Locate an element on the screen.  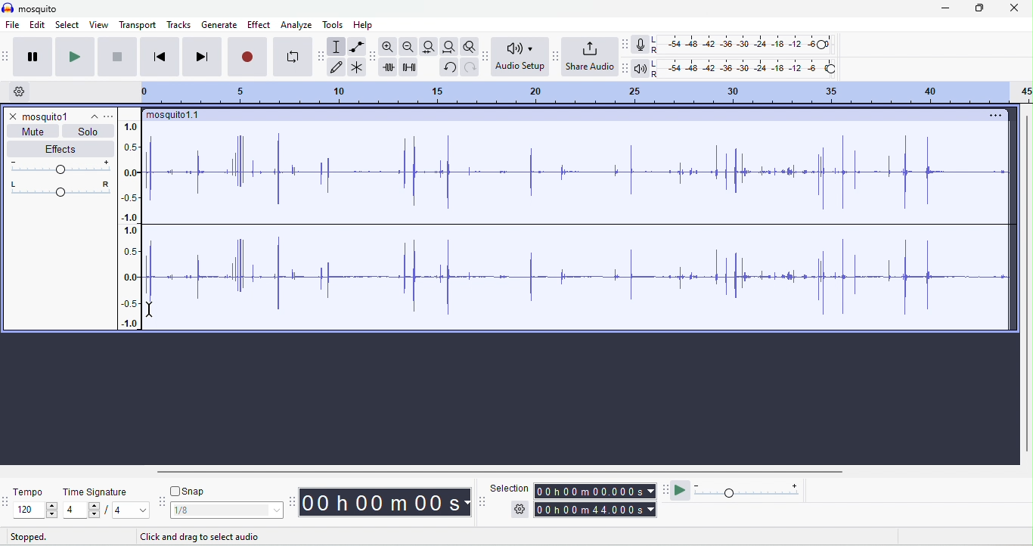
effect is located at coordinates (259, 26).